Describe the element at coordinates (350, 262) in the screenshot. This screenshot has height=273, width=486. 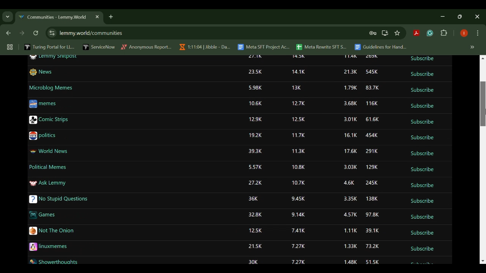
I see `1.48K` at that location.